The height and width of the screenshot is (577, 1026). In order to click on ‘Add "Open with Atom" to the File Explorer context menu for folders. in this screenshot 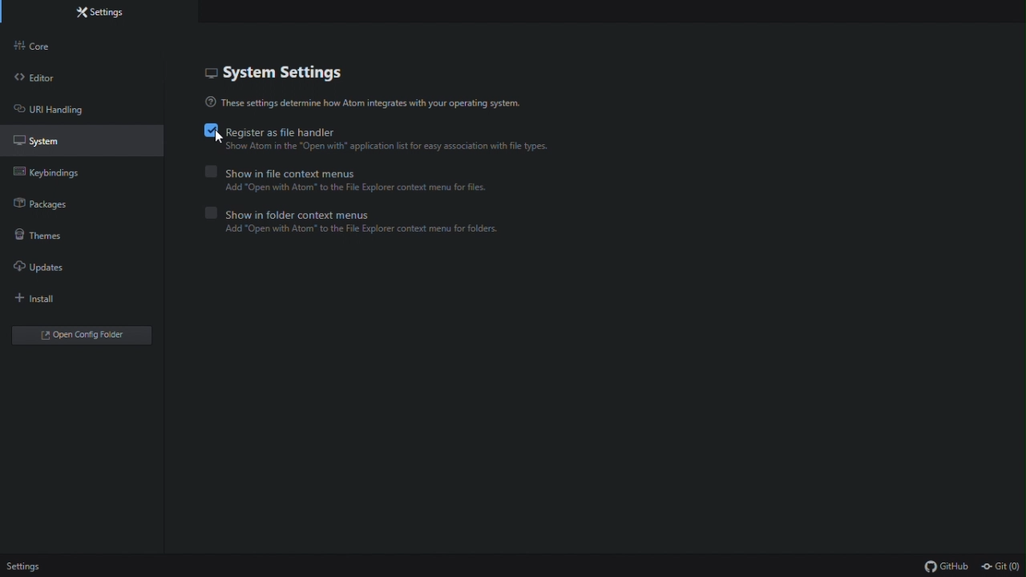, I will do `click(368, 232)`.